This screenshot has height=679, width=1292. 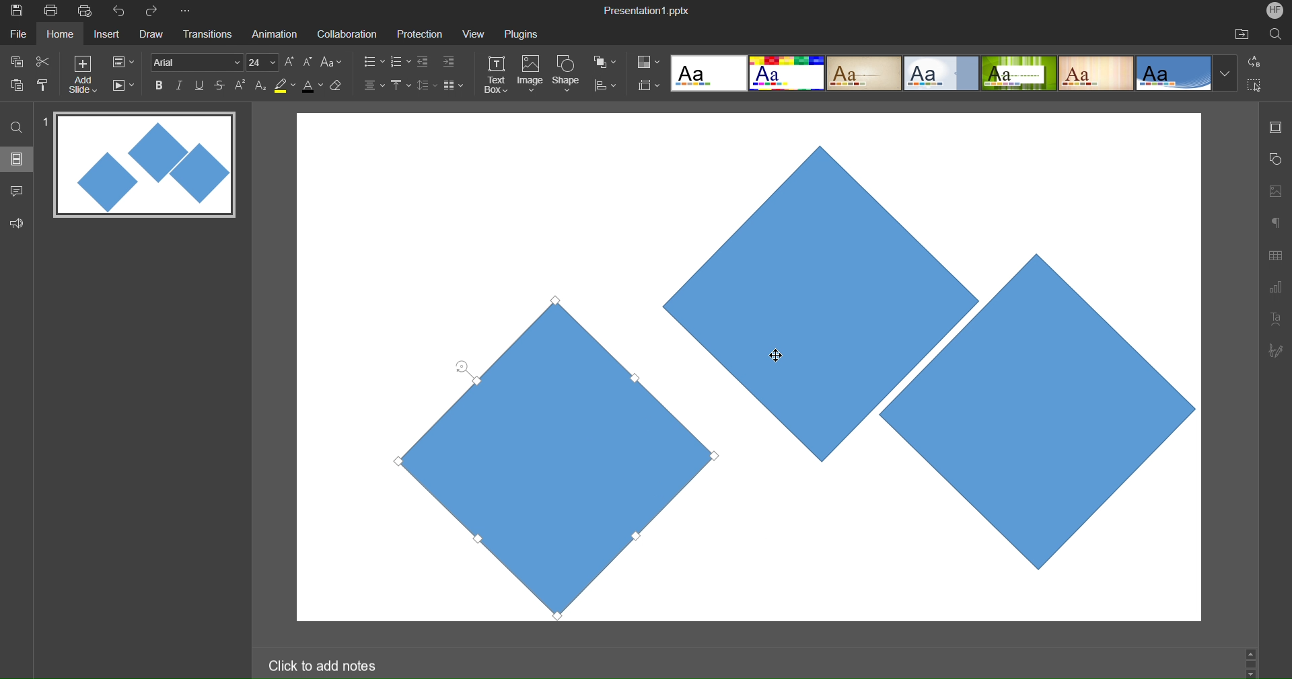 What do you see at coordinates (50, 11) in the screenshot?
I see `Print` at bounding box center [50, 11].